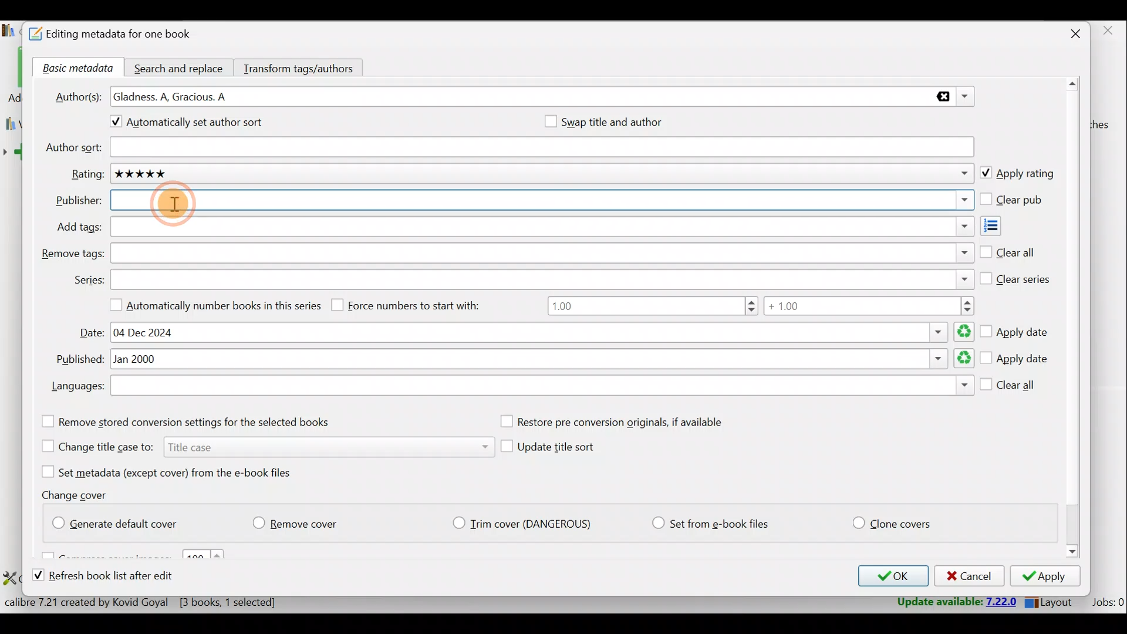  Describe the element at coordinates (77, 360) in the screenshot. I see `Published:` at that location.